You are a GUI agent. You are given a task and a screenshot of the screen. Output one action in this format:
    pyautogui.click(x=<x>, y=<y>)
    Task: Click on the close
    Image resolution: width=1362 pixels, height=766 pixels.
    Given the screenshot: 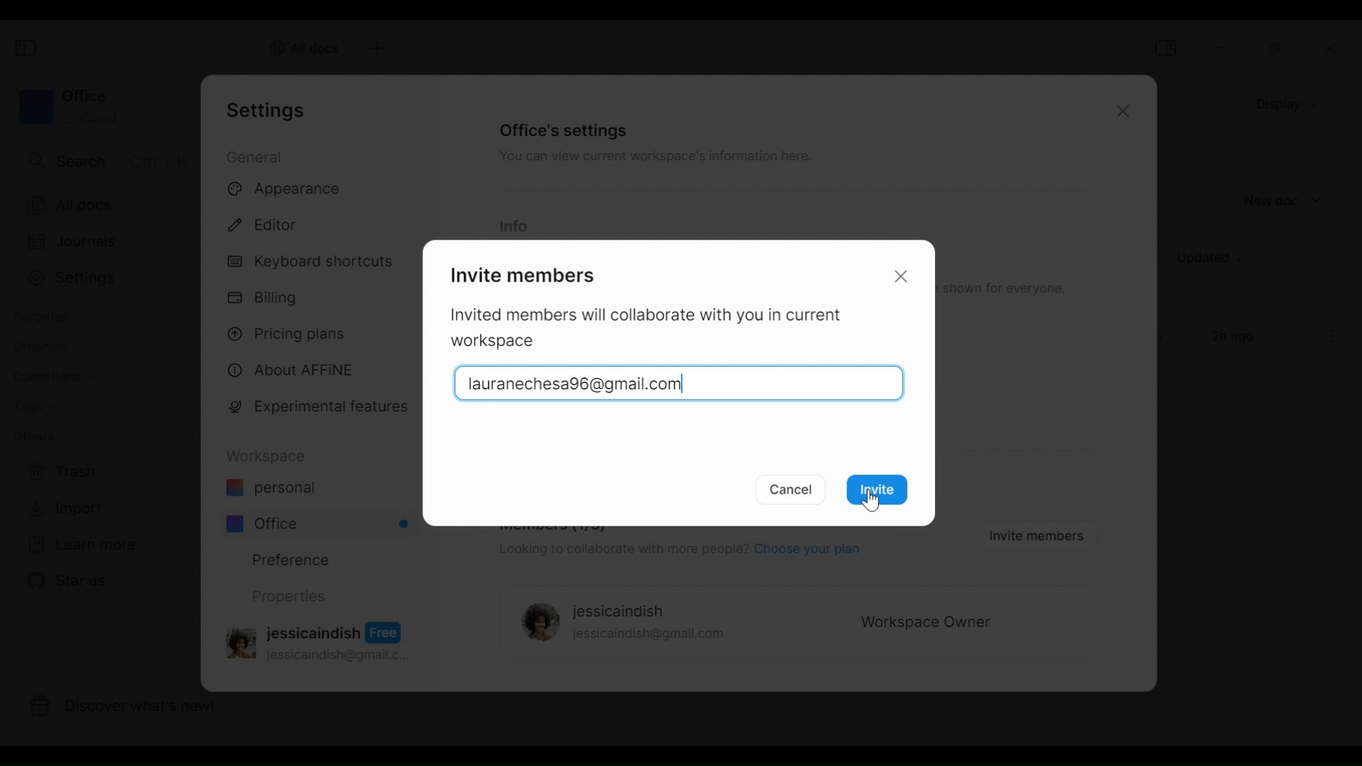 What is the action you would take?
    pyautogui.click(x=1334, y=49)
    